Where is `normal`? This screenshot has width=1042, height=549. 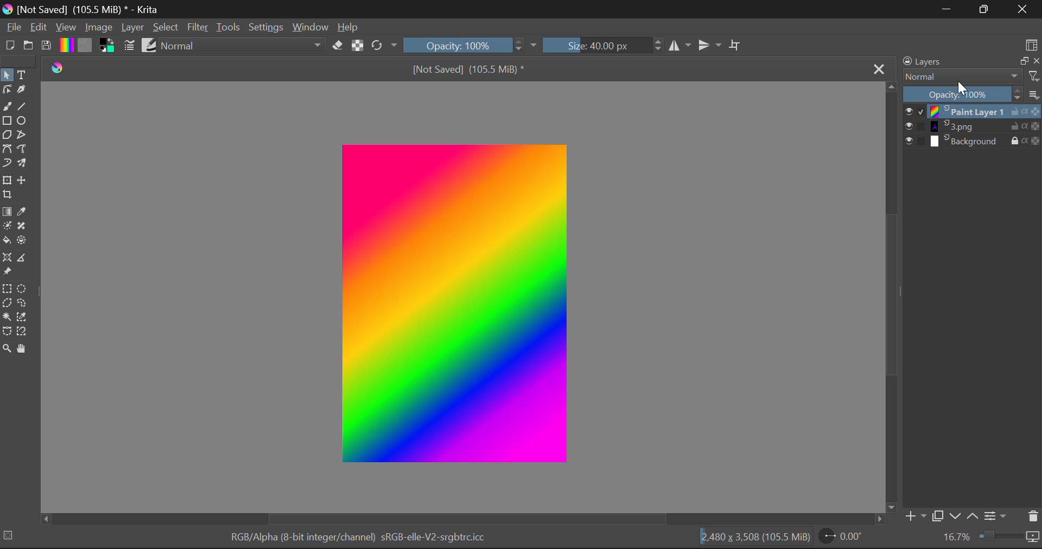
normal is located at coordinates (244, 46).